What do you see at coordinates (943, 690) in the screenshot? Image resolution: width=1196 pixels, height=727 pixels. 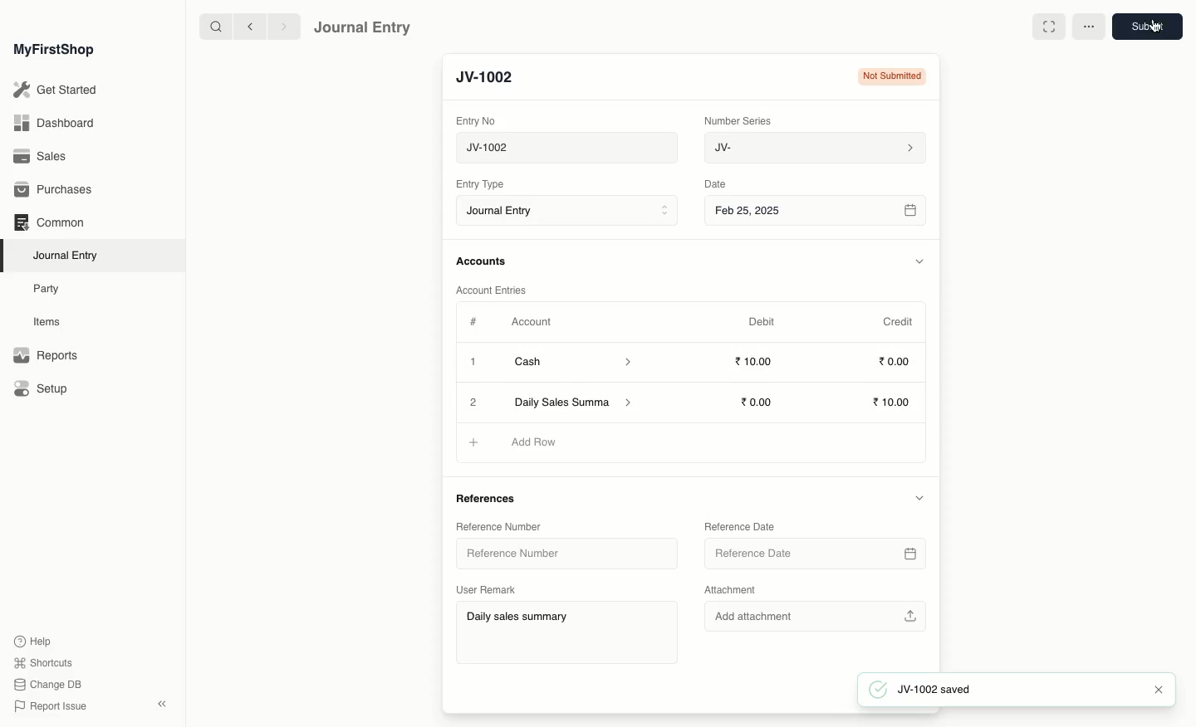 I see `JV-1002 saved` at bounding box center [943, 690].